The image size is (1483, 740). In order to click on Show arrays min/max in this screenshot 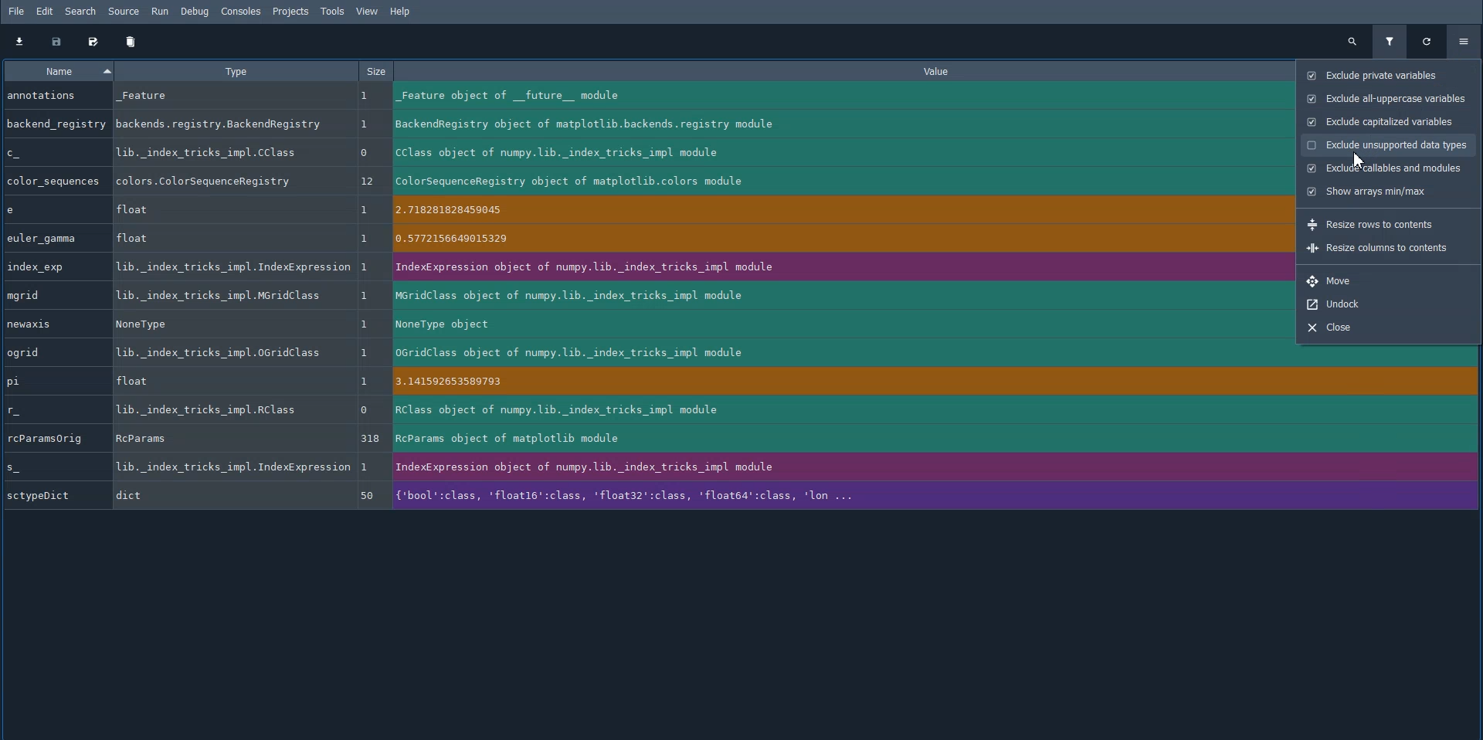, I will do `click(1366, 190)`.